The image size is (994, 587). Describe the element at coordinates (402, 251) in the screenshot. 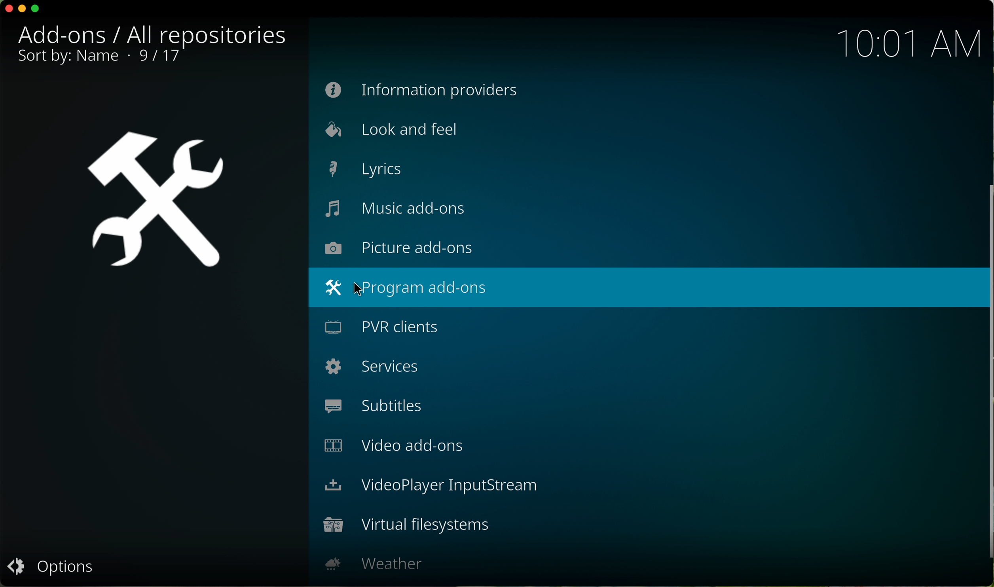

I see `picture add-ons` at that location.